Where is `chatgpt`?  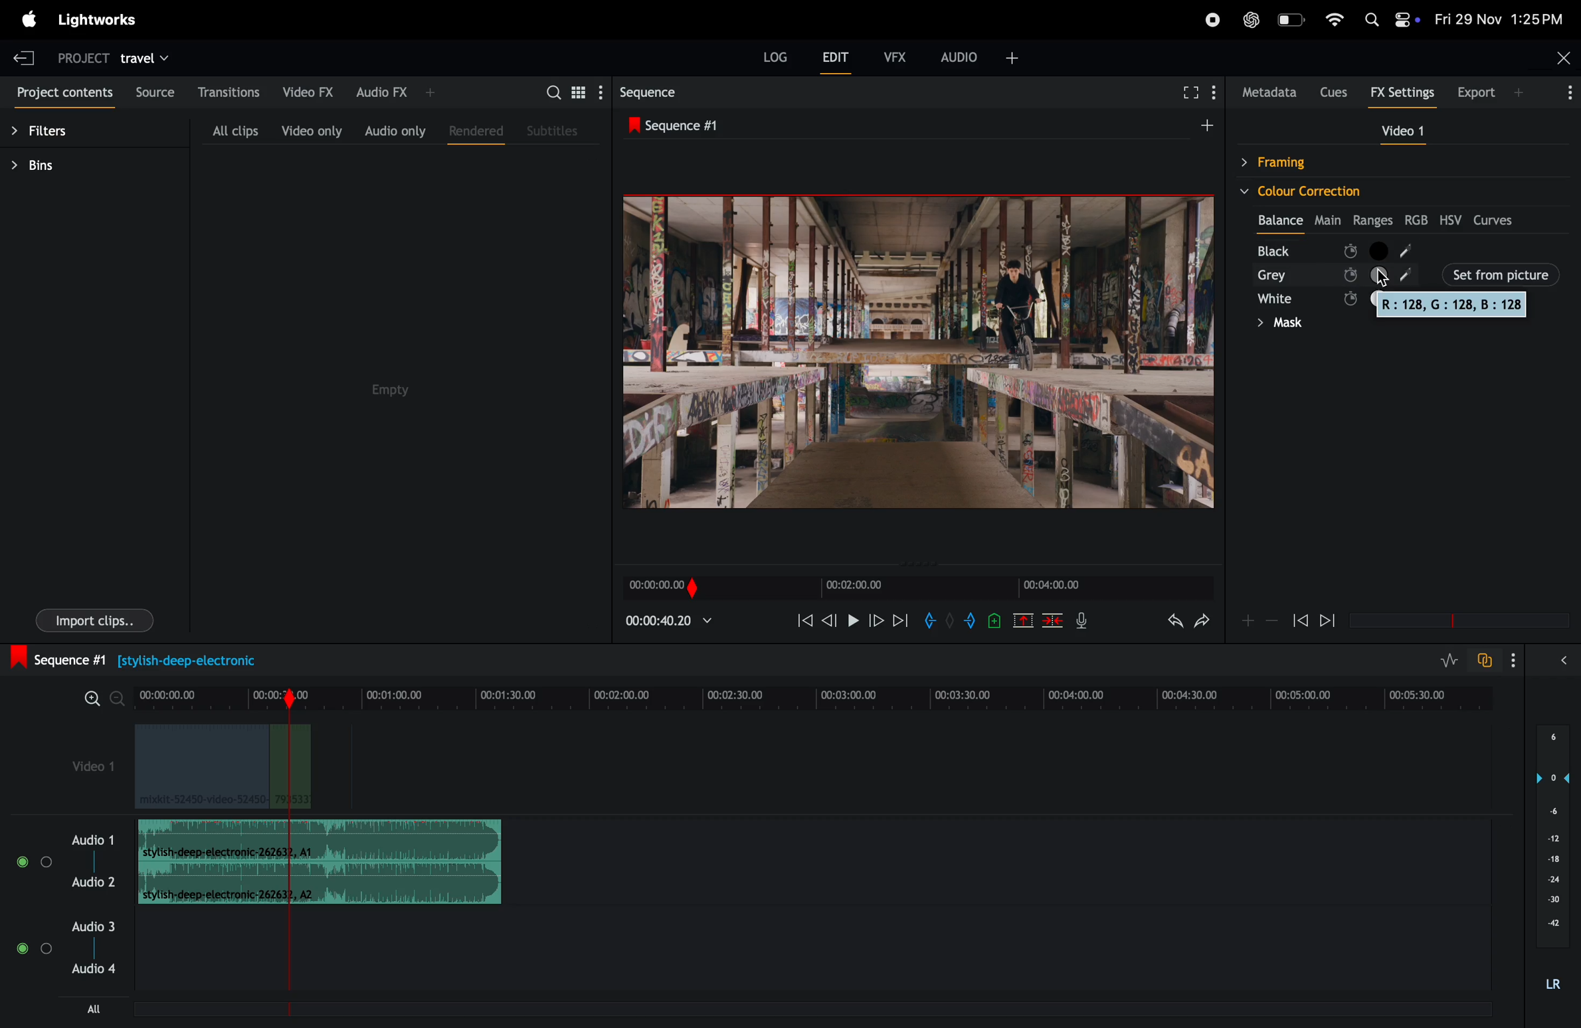 chatgpt is located at coordinates (1250, 19).